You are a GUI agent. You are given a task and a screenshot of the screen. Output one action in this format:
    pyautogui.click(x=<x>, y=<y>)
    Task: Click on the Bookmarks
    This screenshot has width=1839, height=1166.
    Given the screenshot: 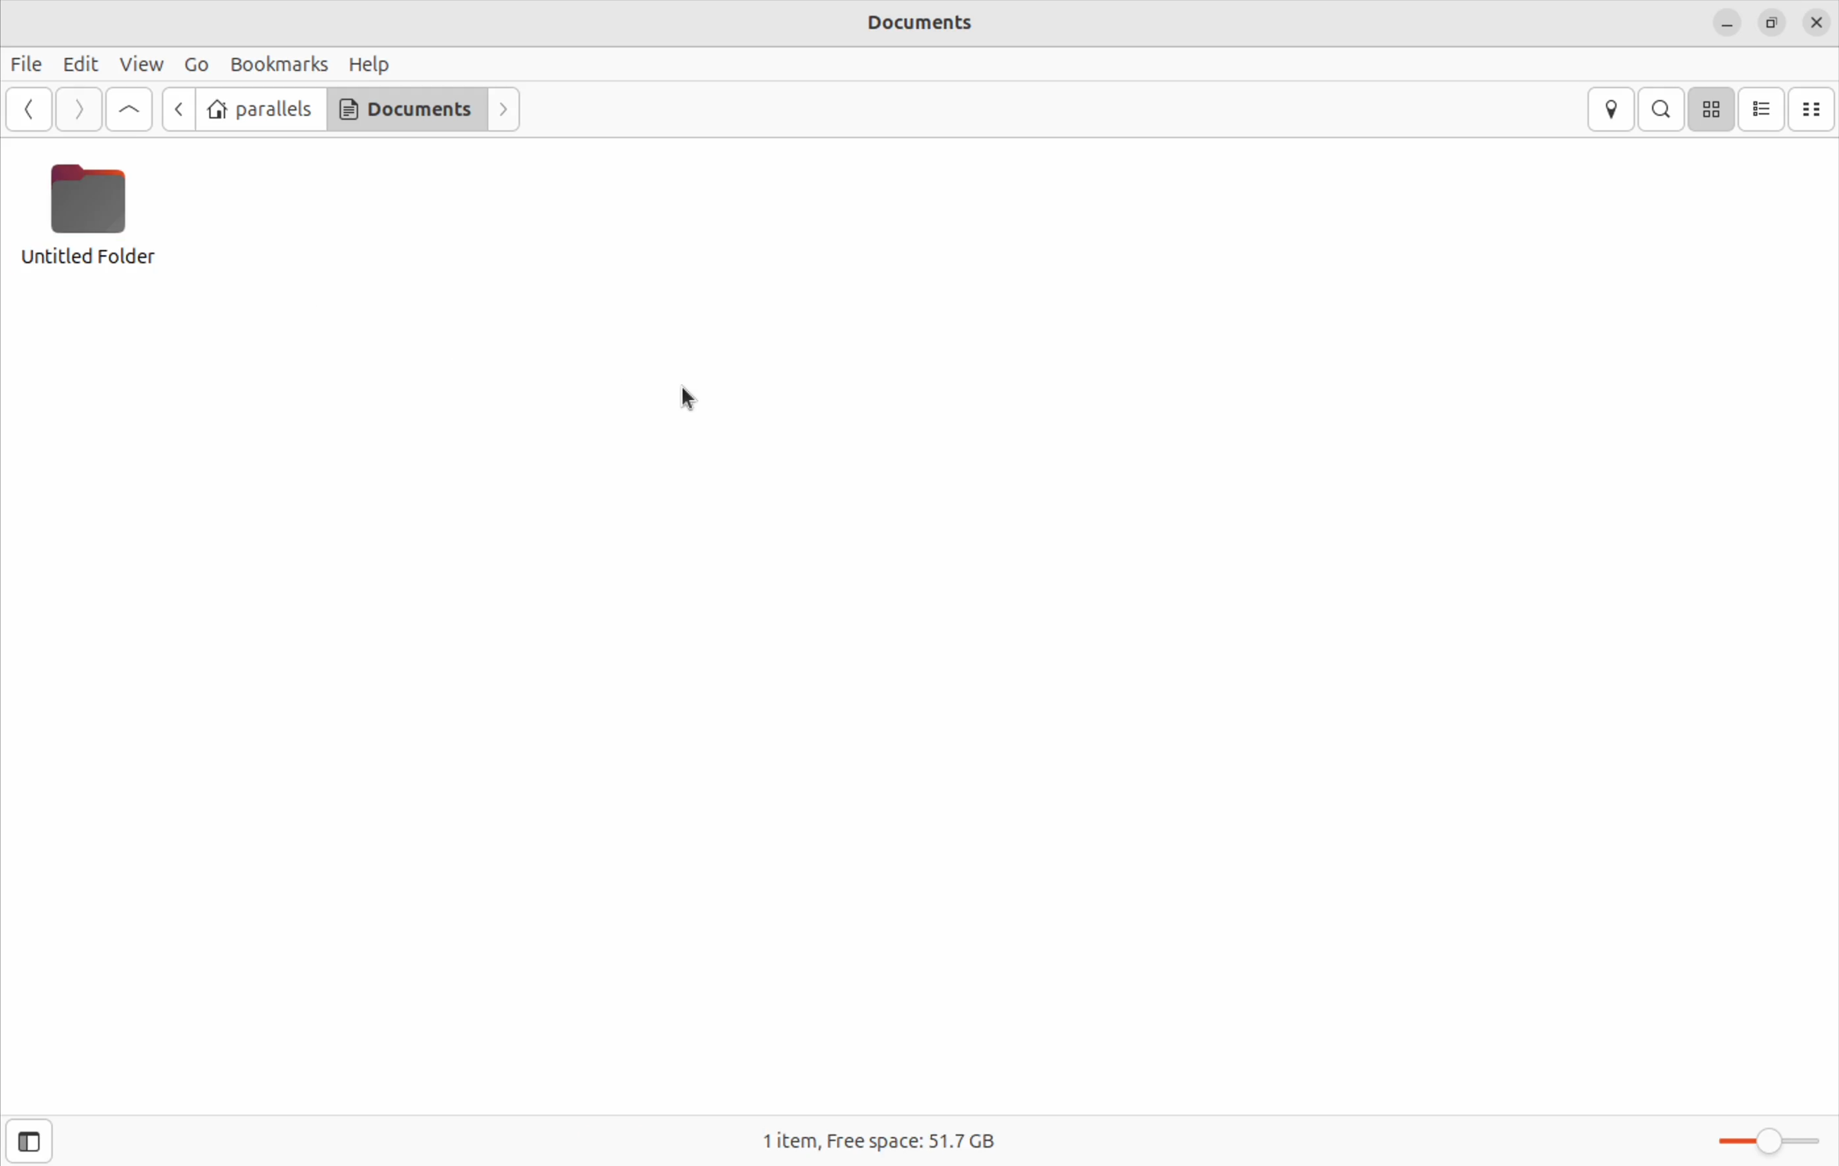 What is the action you would take?
    pyautogui.click(x=279, y=65)
    